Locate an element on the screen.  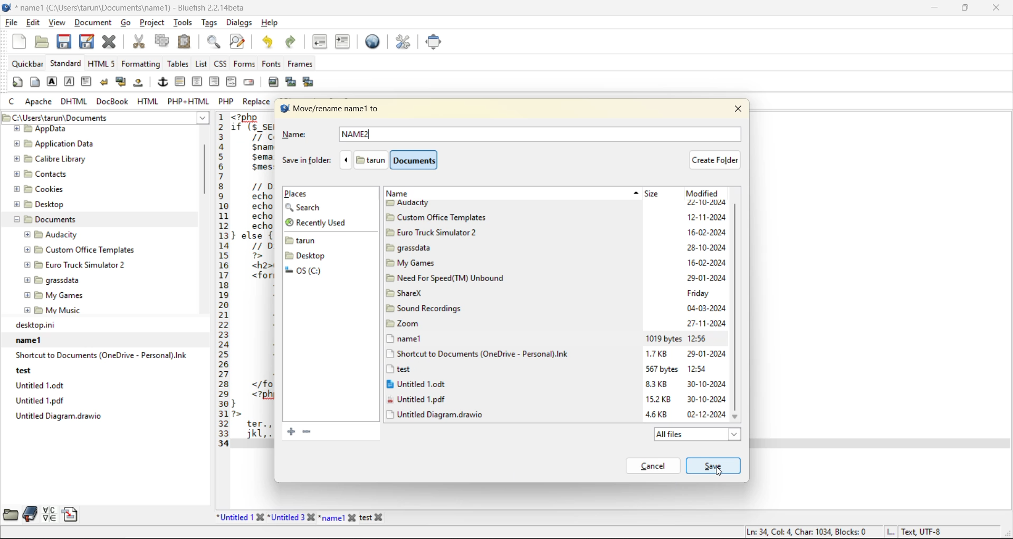
paste is located at coordinates (187, 42).